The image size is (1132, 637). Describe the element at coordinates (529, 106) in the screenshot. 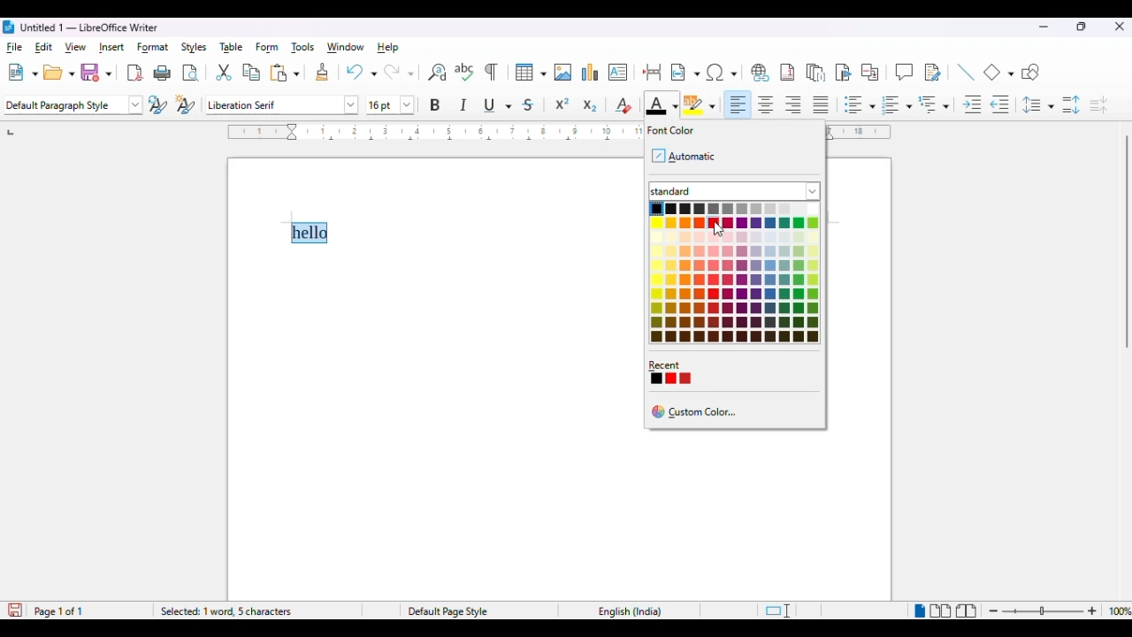

I see `strikethrough` at that location.